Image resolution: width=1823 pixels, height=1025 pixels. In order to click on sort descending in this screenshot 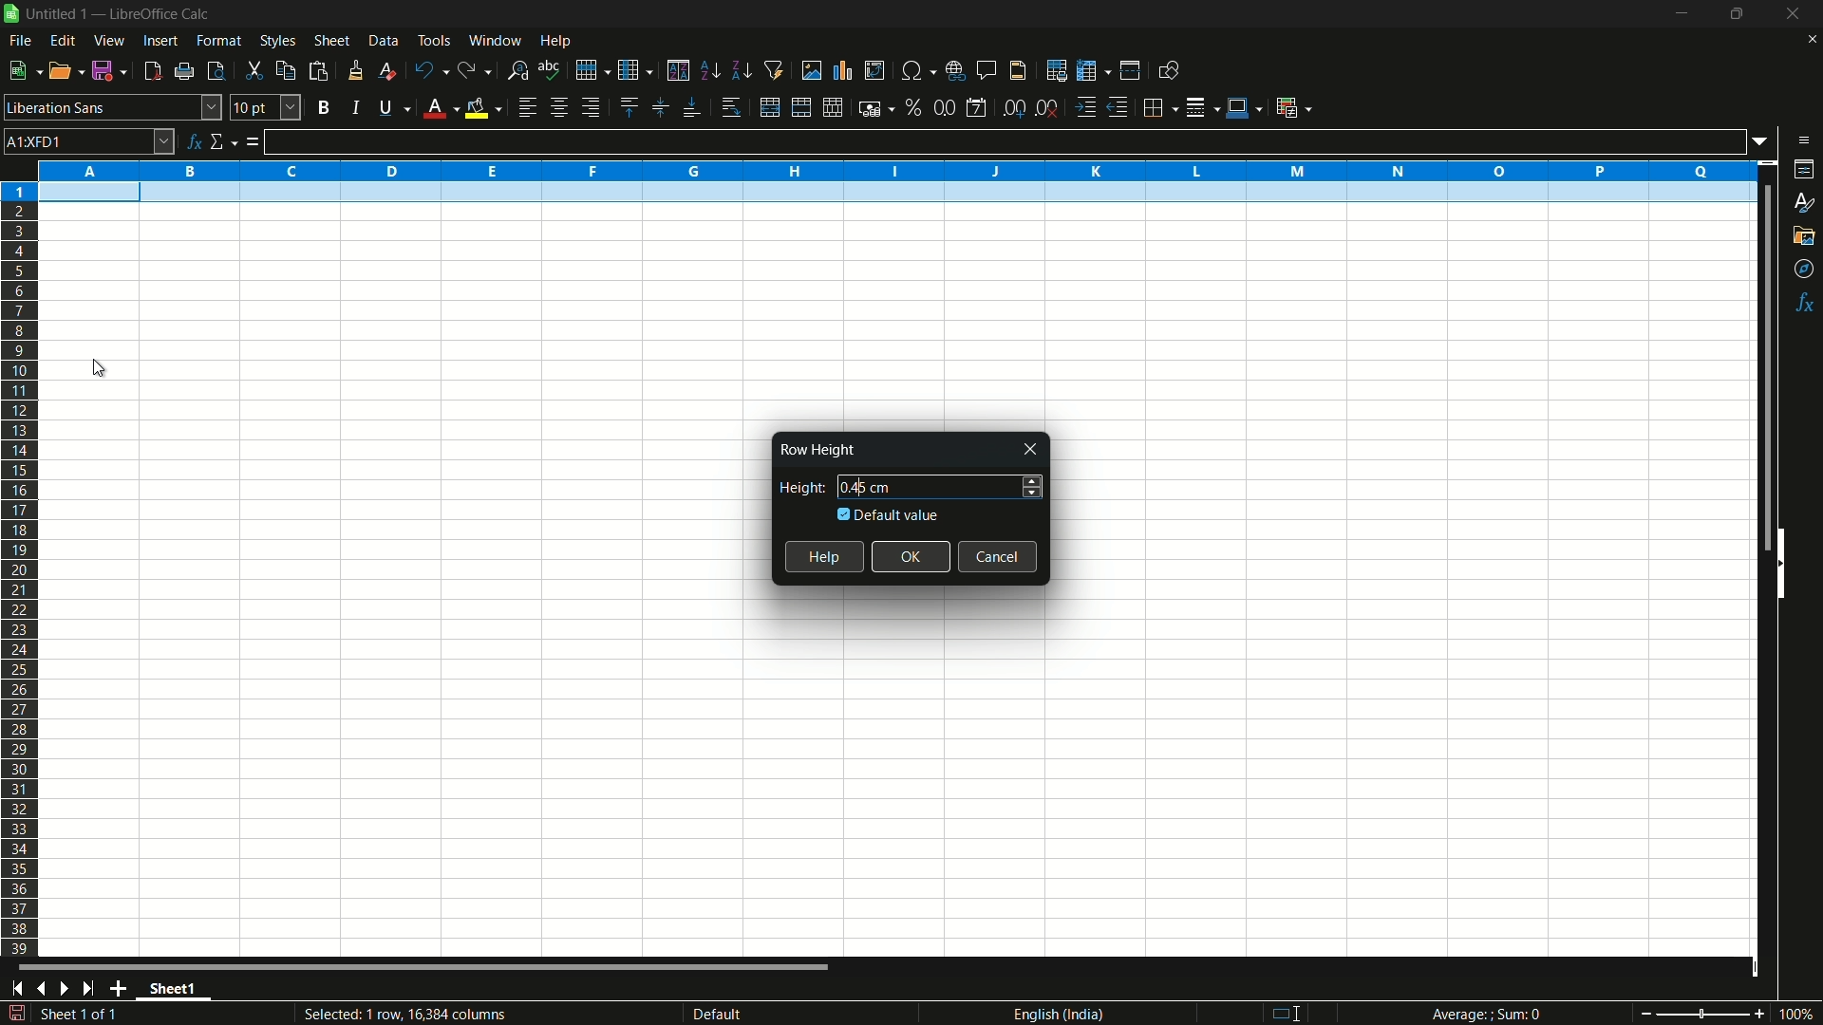, I will do `click(740, 70)`.